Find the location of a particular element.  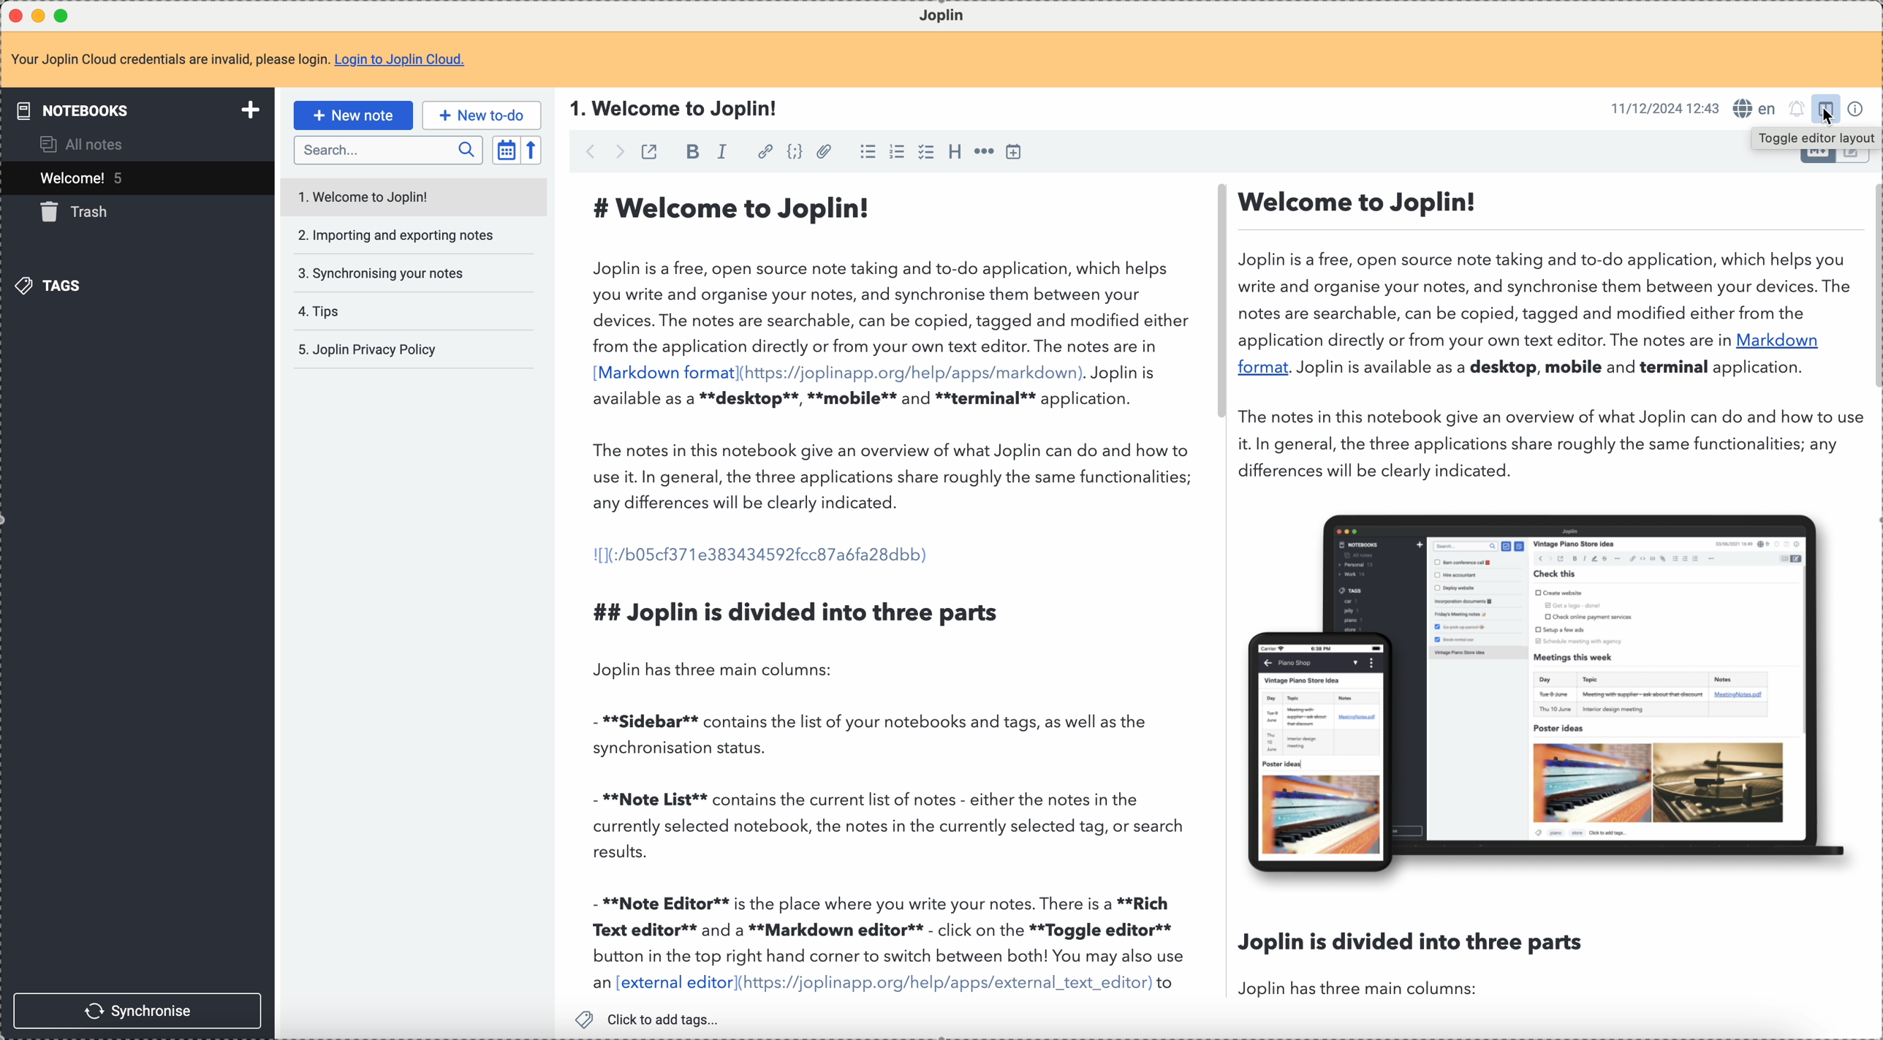

Joplin is located at coordinates (942, 14).